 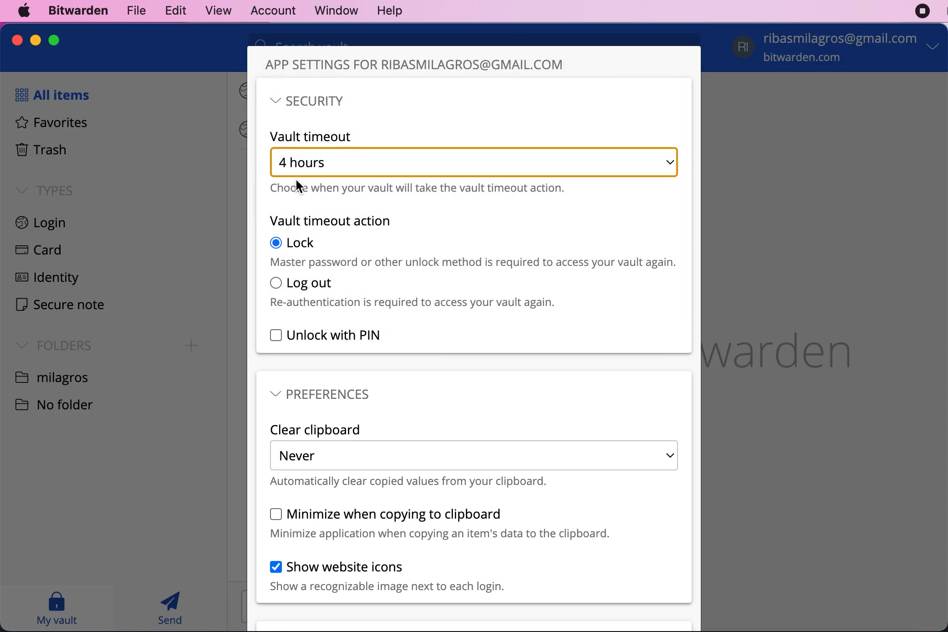 What do you see at coordinates (321, 394) in the screenshot?
I see `preferences` at bounding box center [321, 394].